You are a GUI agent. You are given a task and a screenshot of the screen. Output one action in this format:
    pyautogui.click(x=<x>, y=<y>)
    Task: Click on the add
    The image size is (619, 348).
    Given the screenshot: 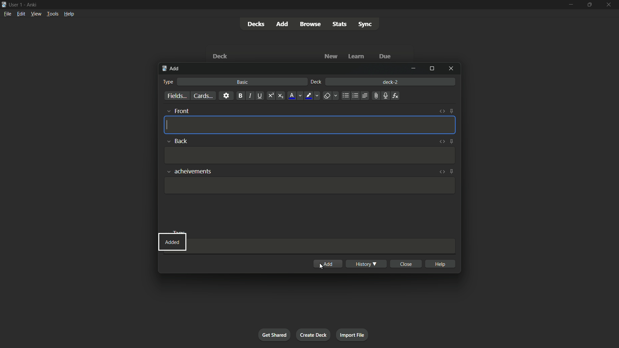 What is the action you would take?
    pyautogui.click(x=171, y=69)
    